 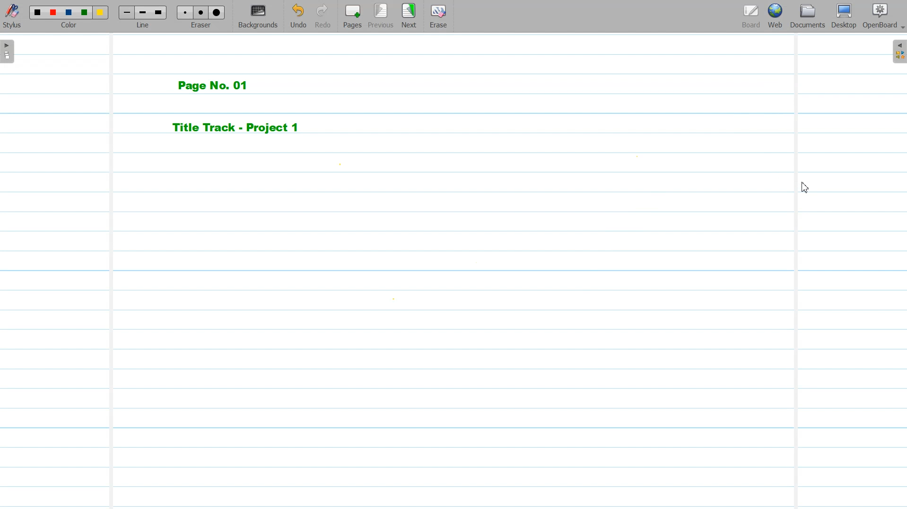 I want to click on Stylus, so click(x=13, y=17).